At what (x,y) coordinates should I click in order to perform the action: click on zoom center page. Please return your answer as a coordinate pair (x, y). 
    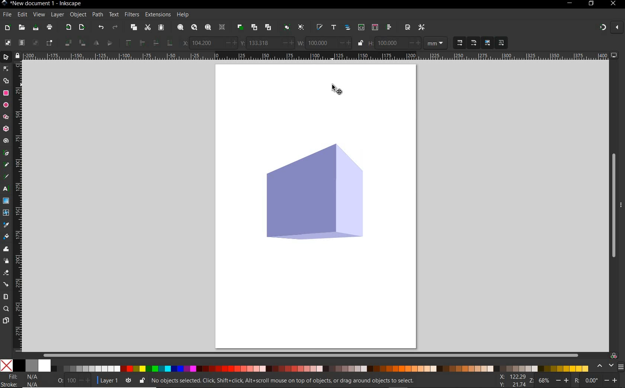
    Looking at the image, I should click on (222, 27).